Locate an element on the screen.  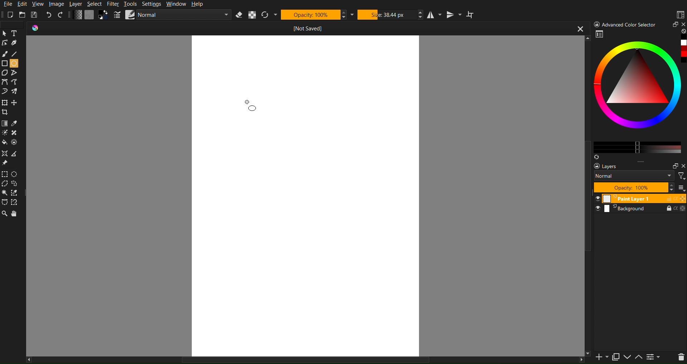
Layer is located at coordinates (77, 4).